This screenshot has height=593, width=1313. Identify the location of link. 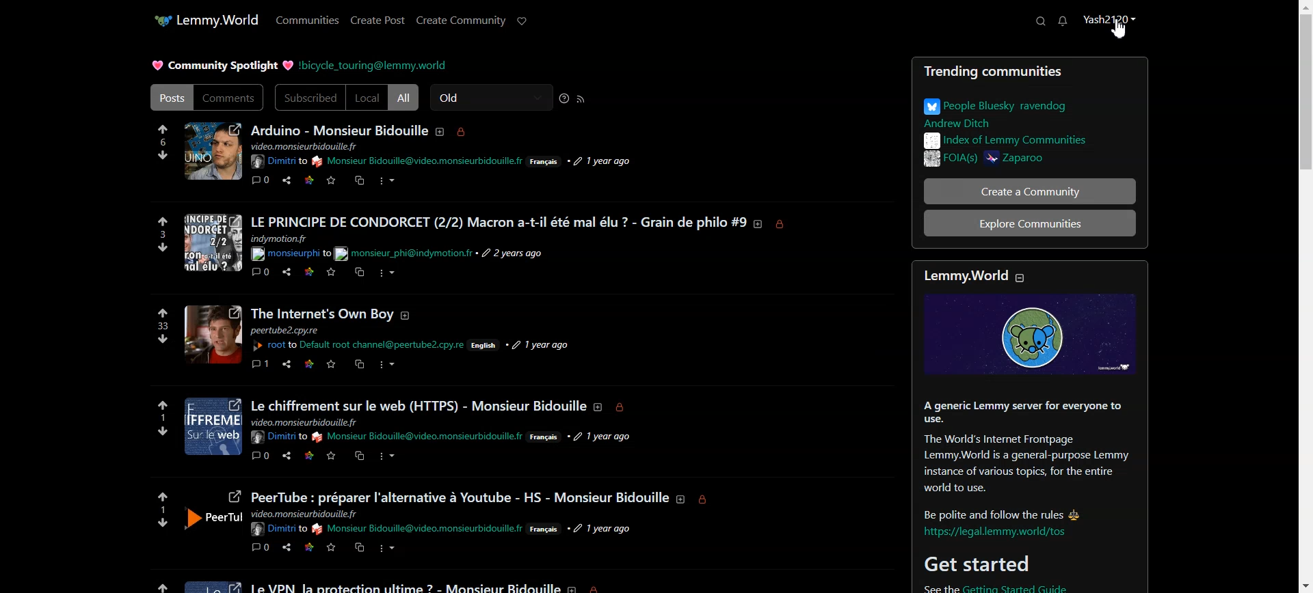
(310, 457).